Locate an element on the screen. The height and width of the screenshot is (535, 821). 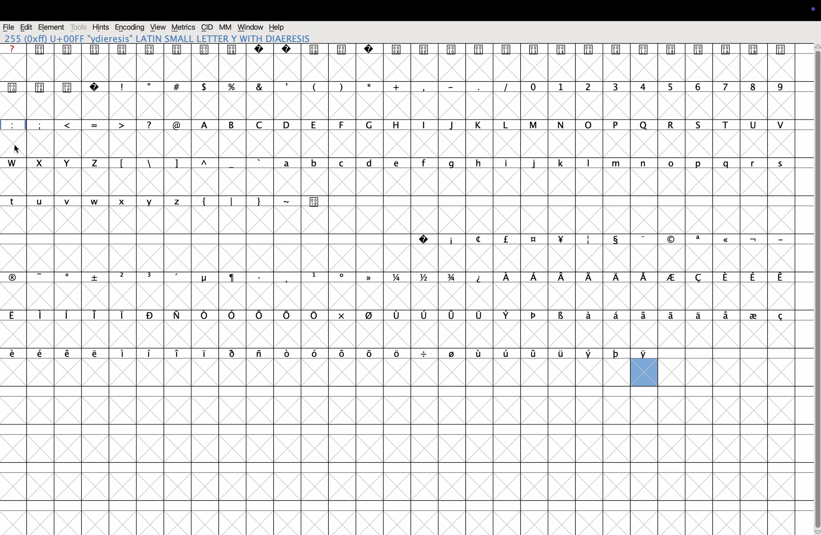
view is located at coordinates (159, 27).